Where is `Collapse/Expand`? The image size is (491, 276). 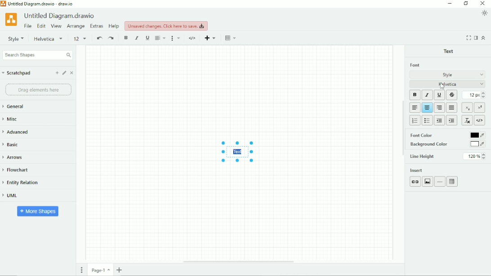 Collapse/Expand is located at coordinates (484, 38).